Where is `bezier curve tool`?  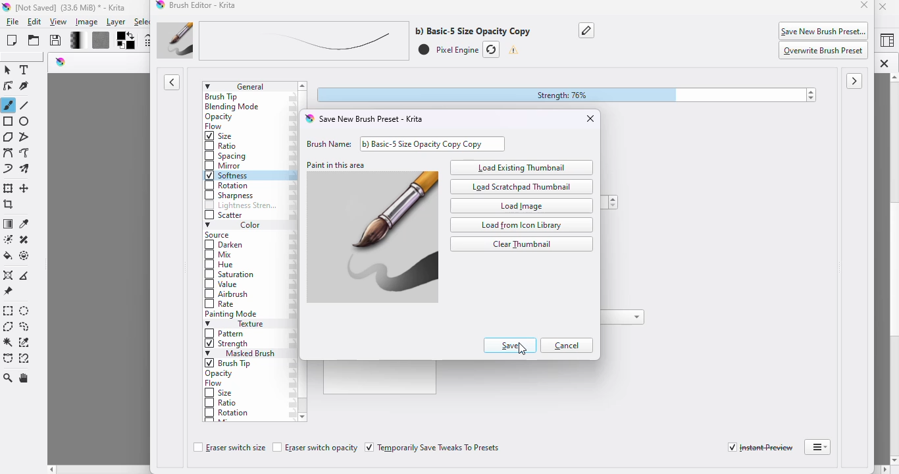 bezier curve tool is located at coordinates (8, 153).